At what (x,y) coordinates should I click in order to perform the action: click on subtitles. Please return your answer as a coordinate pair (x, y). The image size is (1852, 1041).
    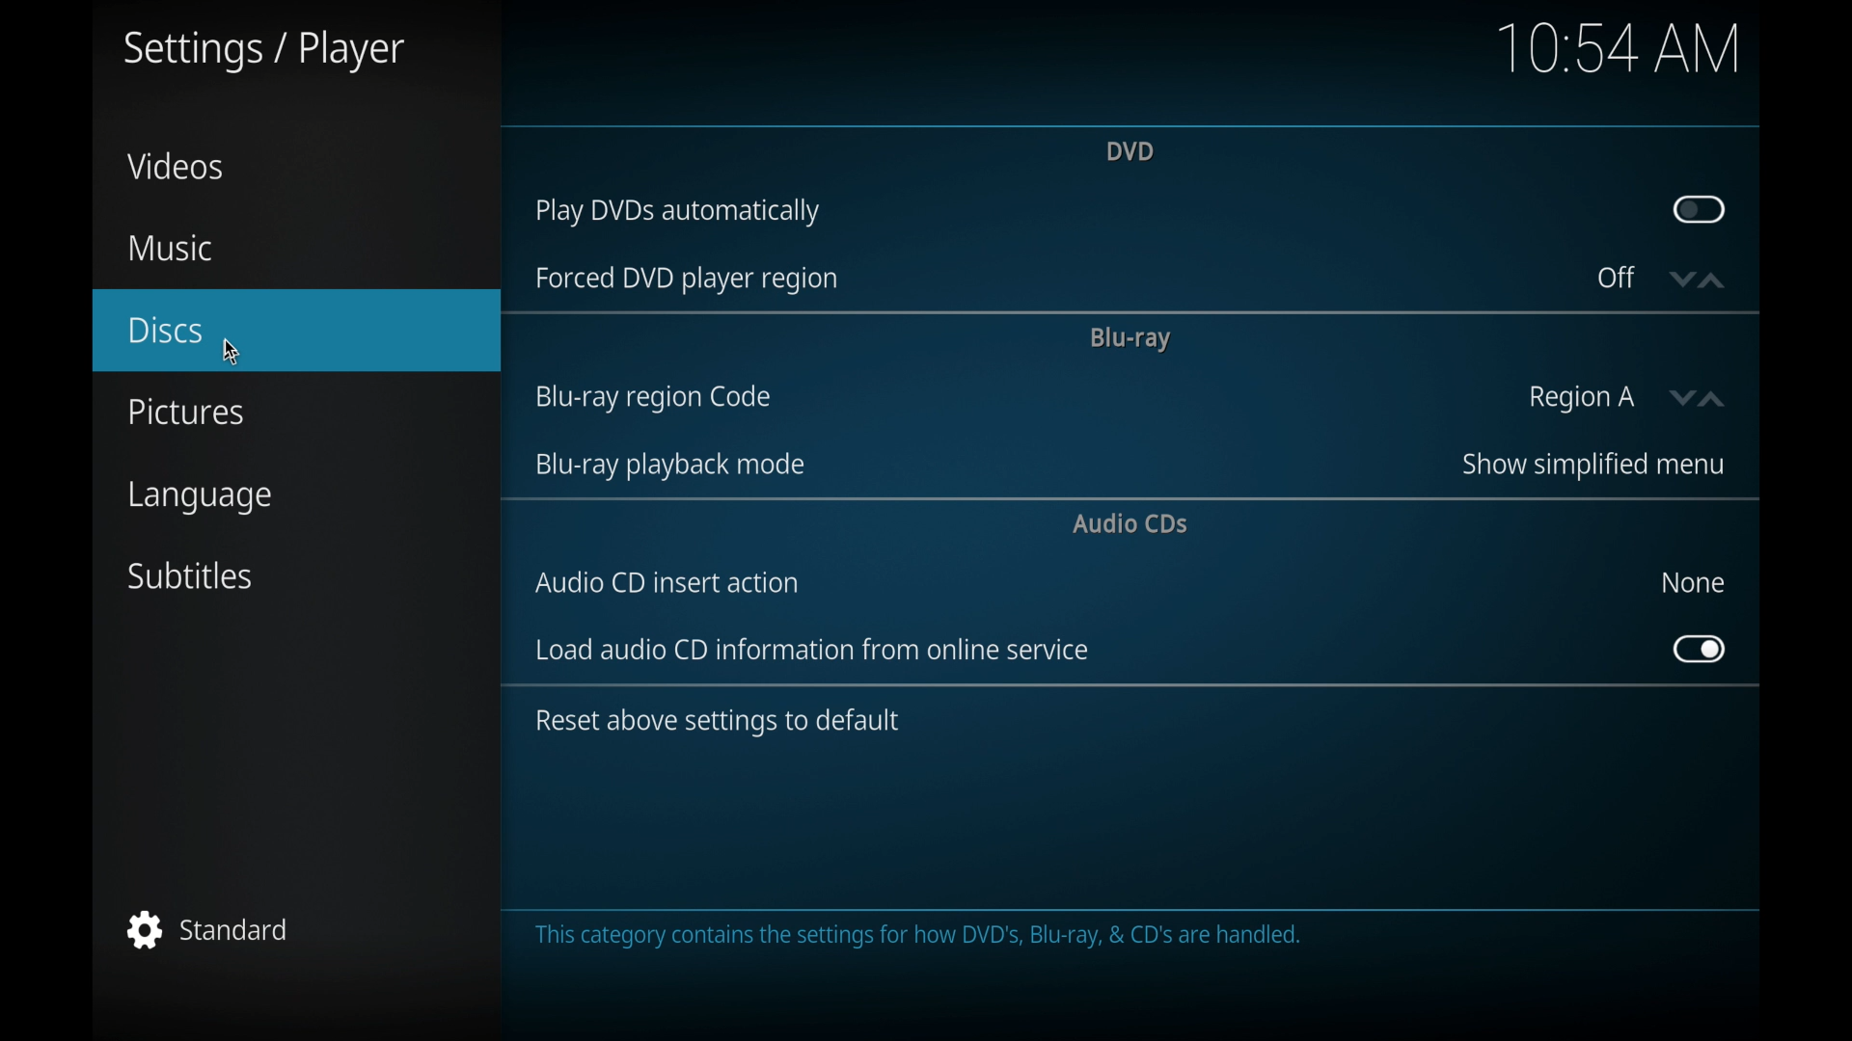
    Looking at the image, I should click on (192, 576).